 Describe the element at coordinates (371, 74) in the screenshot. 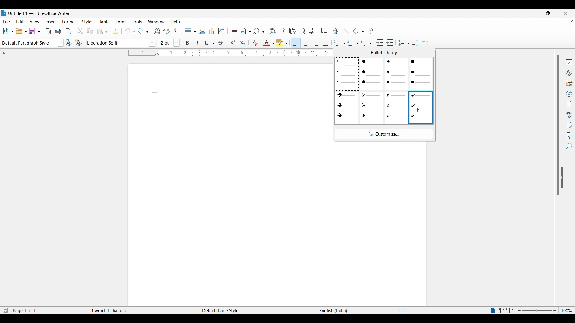

I see `Circle unordered bullets` at that location.